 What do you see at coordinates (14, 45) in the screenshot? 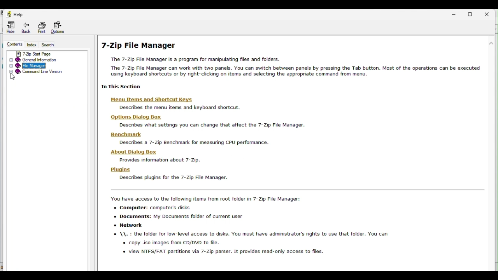
I see `Contents` at bounding box center [14, 45].